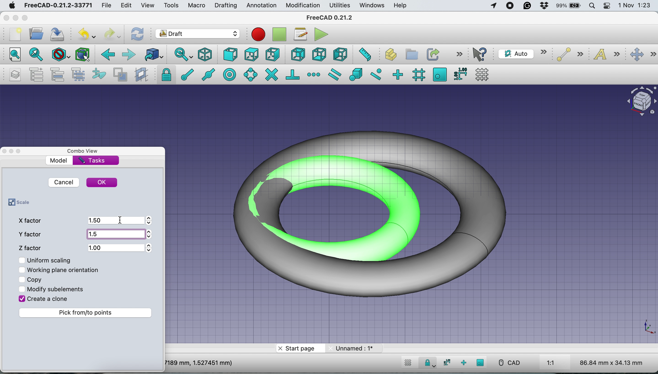 The height and width of the screenshot is (374, 658). Describe the element at coordinates (87, 33) in the screenshot. I see `undo` at that location.